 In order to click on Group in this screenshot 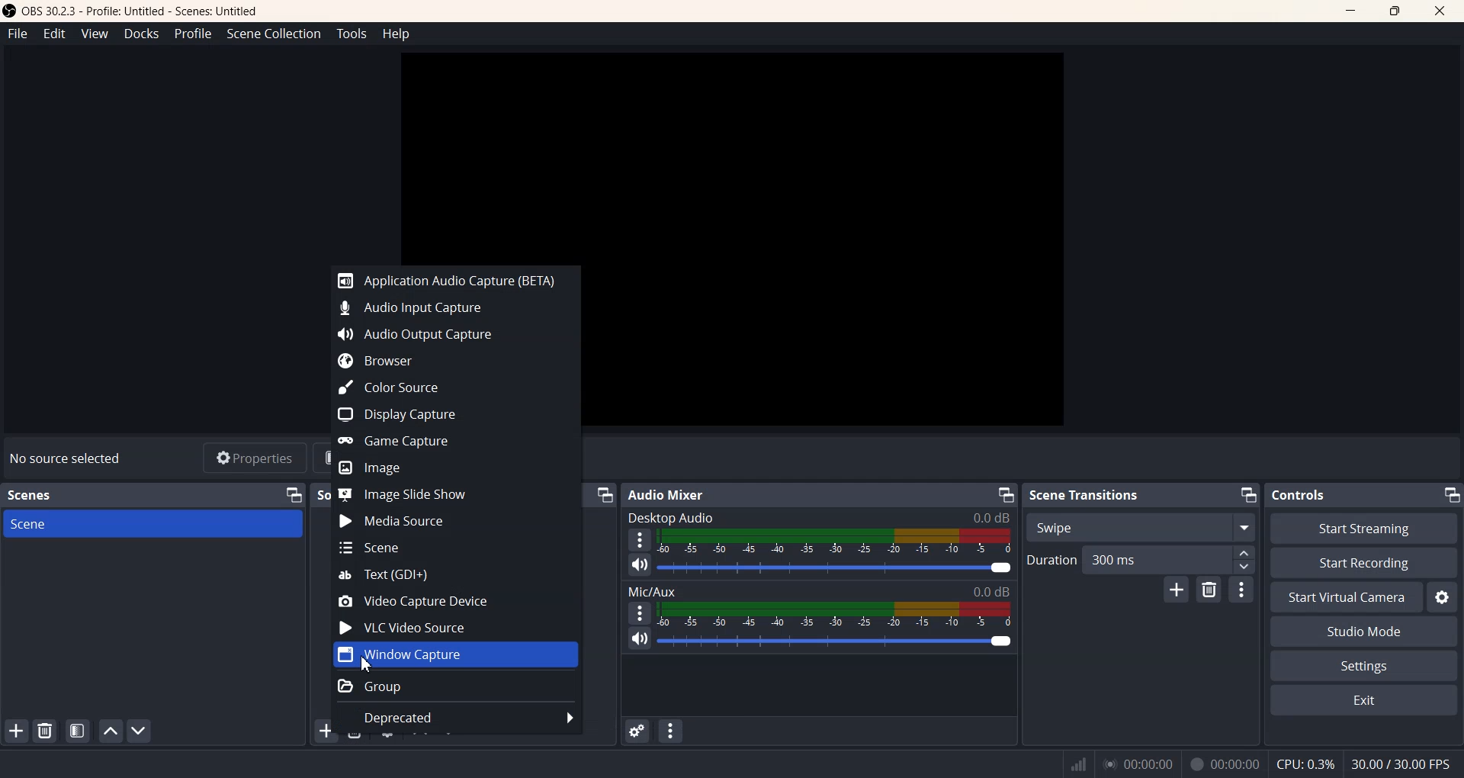, I will do `click(454, 685)`.